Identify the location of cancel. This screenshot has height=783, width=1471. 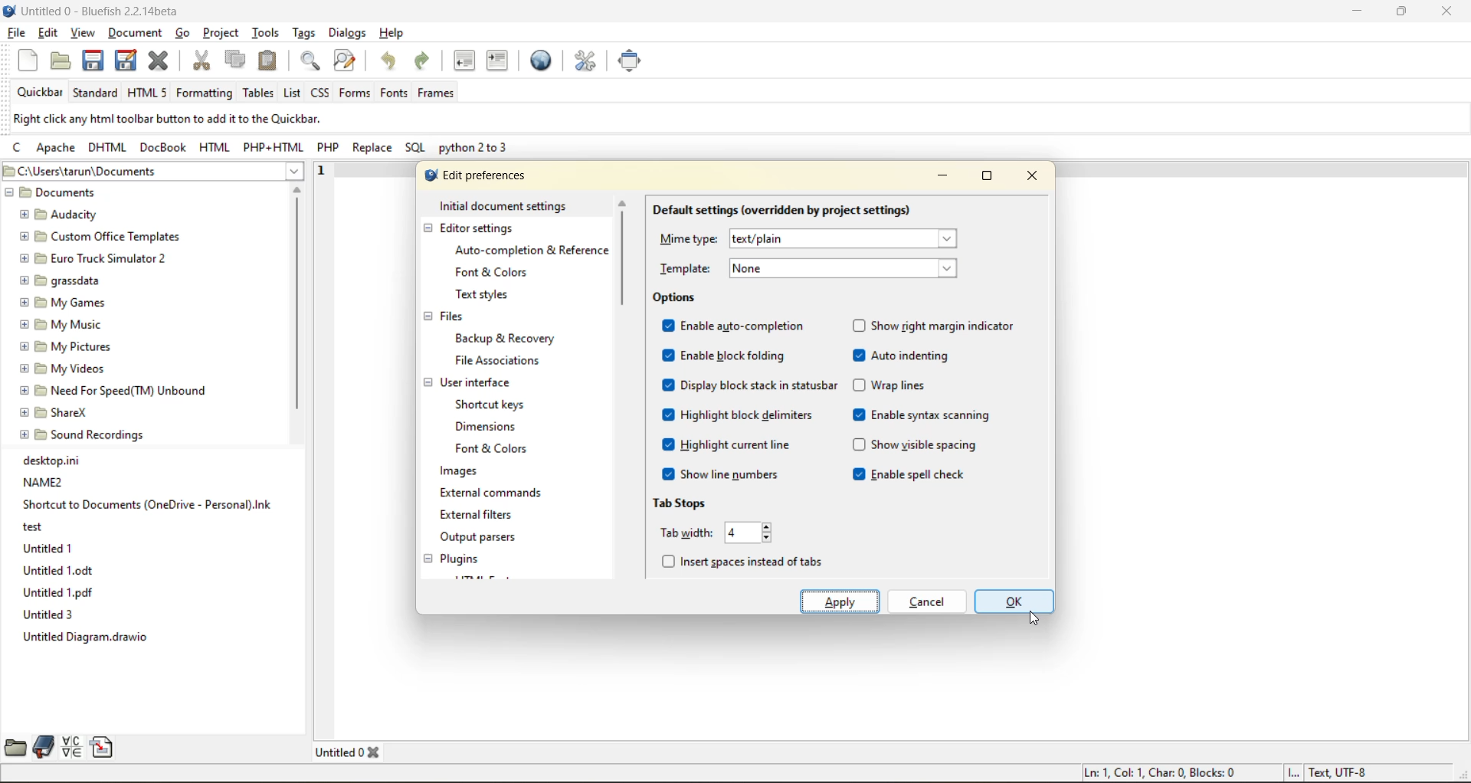
(926, 600).